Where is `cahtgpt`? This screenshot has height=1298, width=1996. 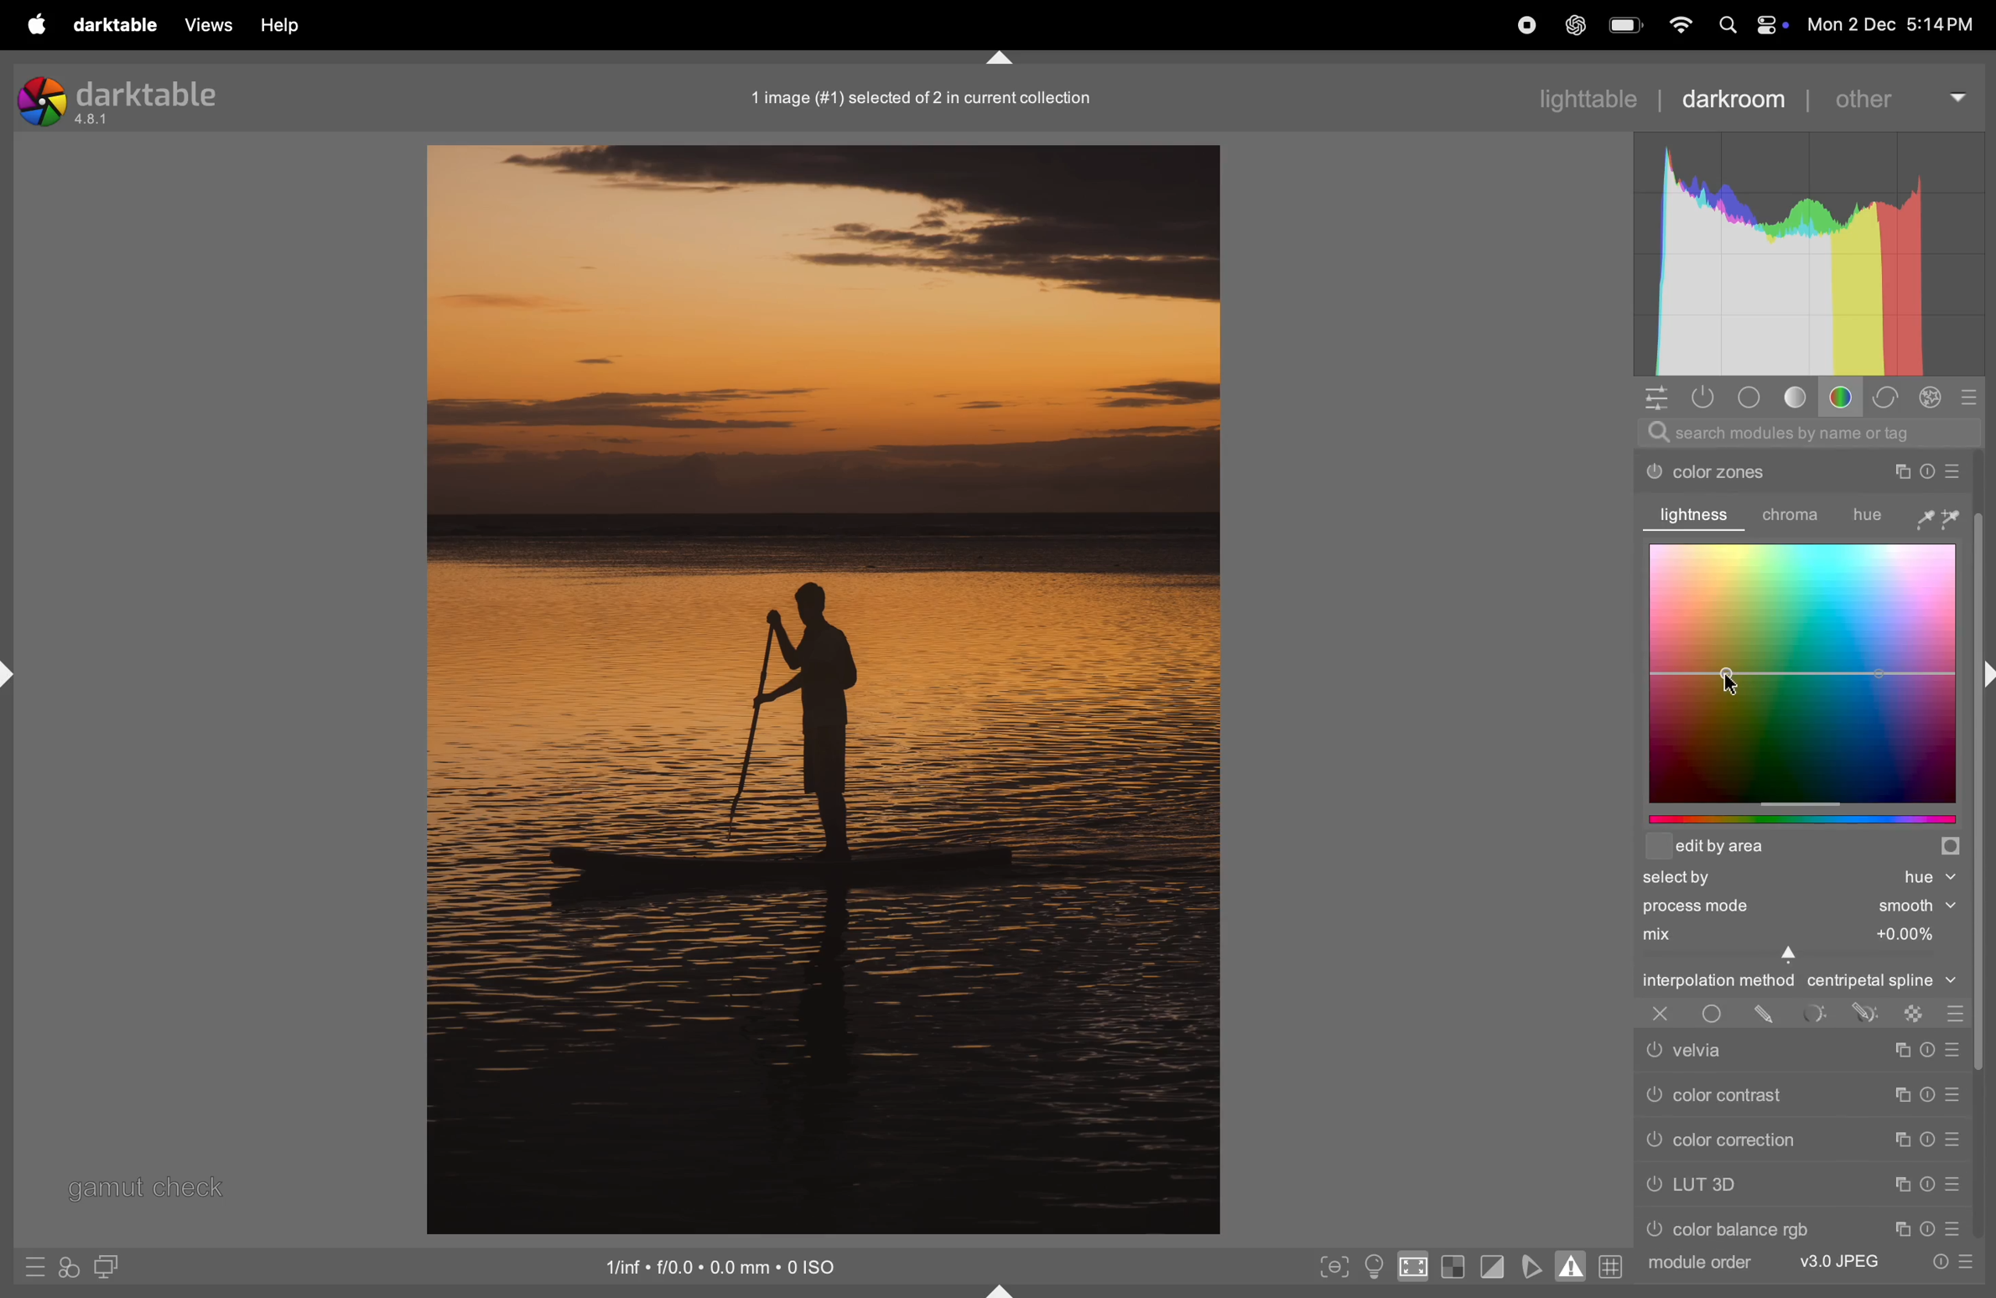 cahtgpt is located at coordinates (1572, 24).